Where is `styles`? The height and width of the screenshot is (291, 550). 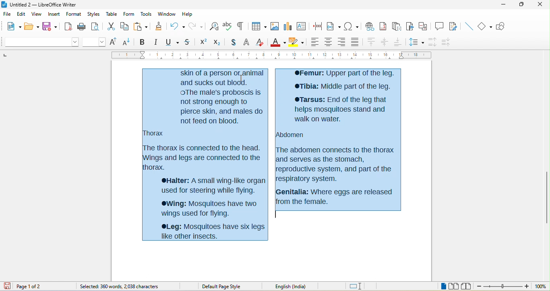 styles is located at coordinates (94, 14).